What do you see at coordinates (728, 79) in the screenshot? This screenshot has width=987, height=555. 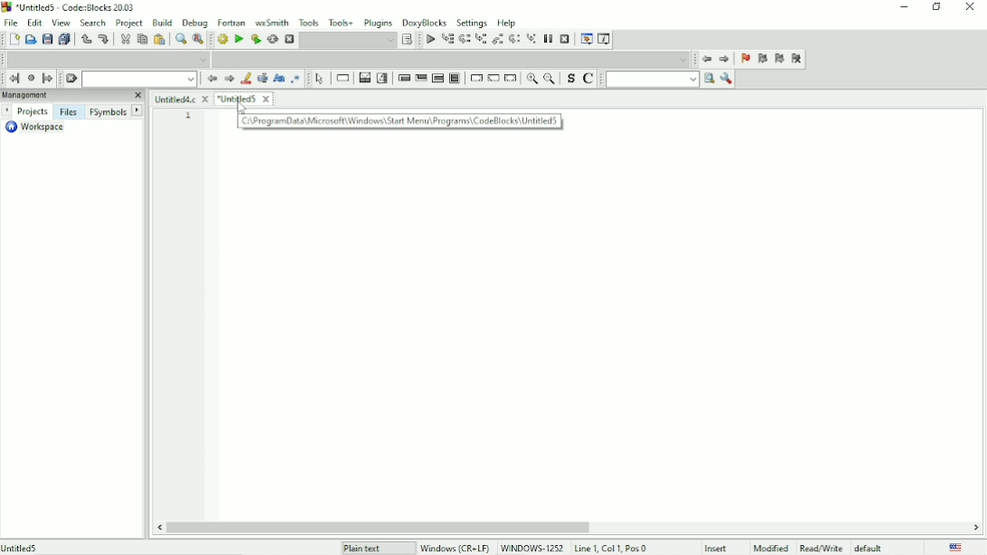 I see `Show options window` at bounding box center [728, 79].